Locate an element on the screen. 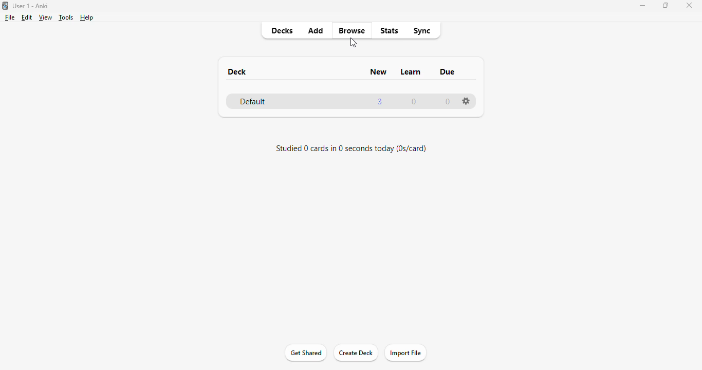 This screenshot has width=702, height=370. stats is located at coordinates (390, 31).